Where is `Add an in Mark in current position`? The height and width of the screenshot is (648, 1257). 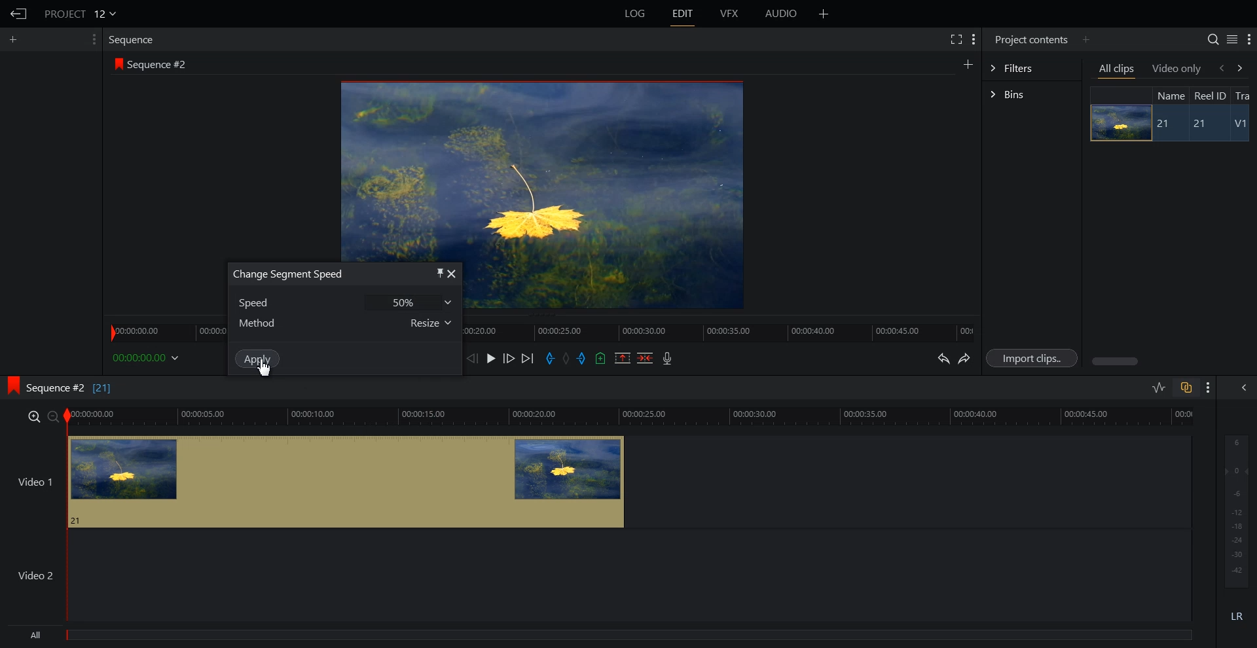 Add an in Mark in current position is located at coordinates (549, 359).